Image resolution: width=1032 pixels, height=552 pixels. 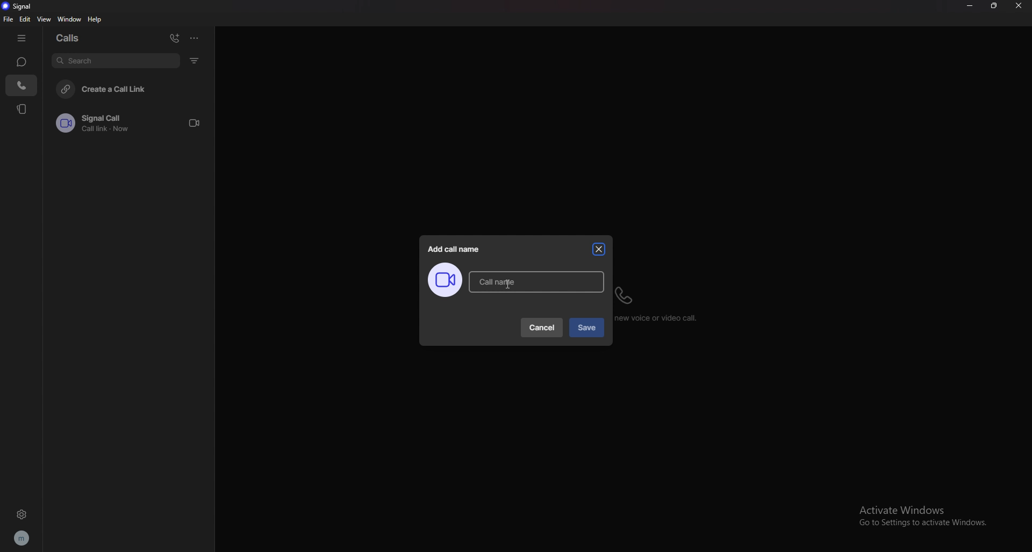 What do you see at coordinates (194, 38) in the screenshot?
I see `options` at bounding box center [194, 38].